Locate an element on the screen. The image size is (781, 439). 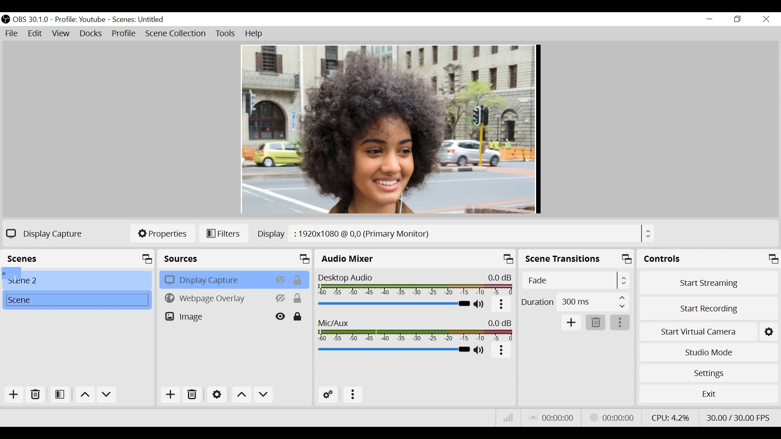
Scene is located at coordinates (77, 279).